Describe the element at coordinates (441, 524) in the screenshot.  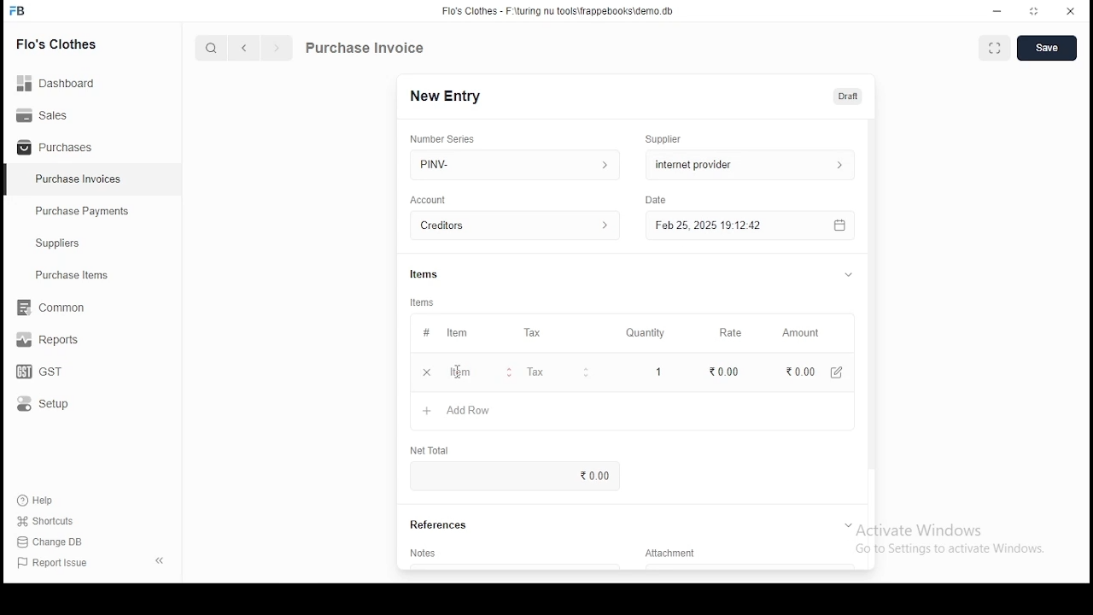
I see `references` at that location.